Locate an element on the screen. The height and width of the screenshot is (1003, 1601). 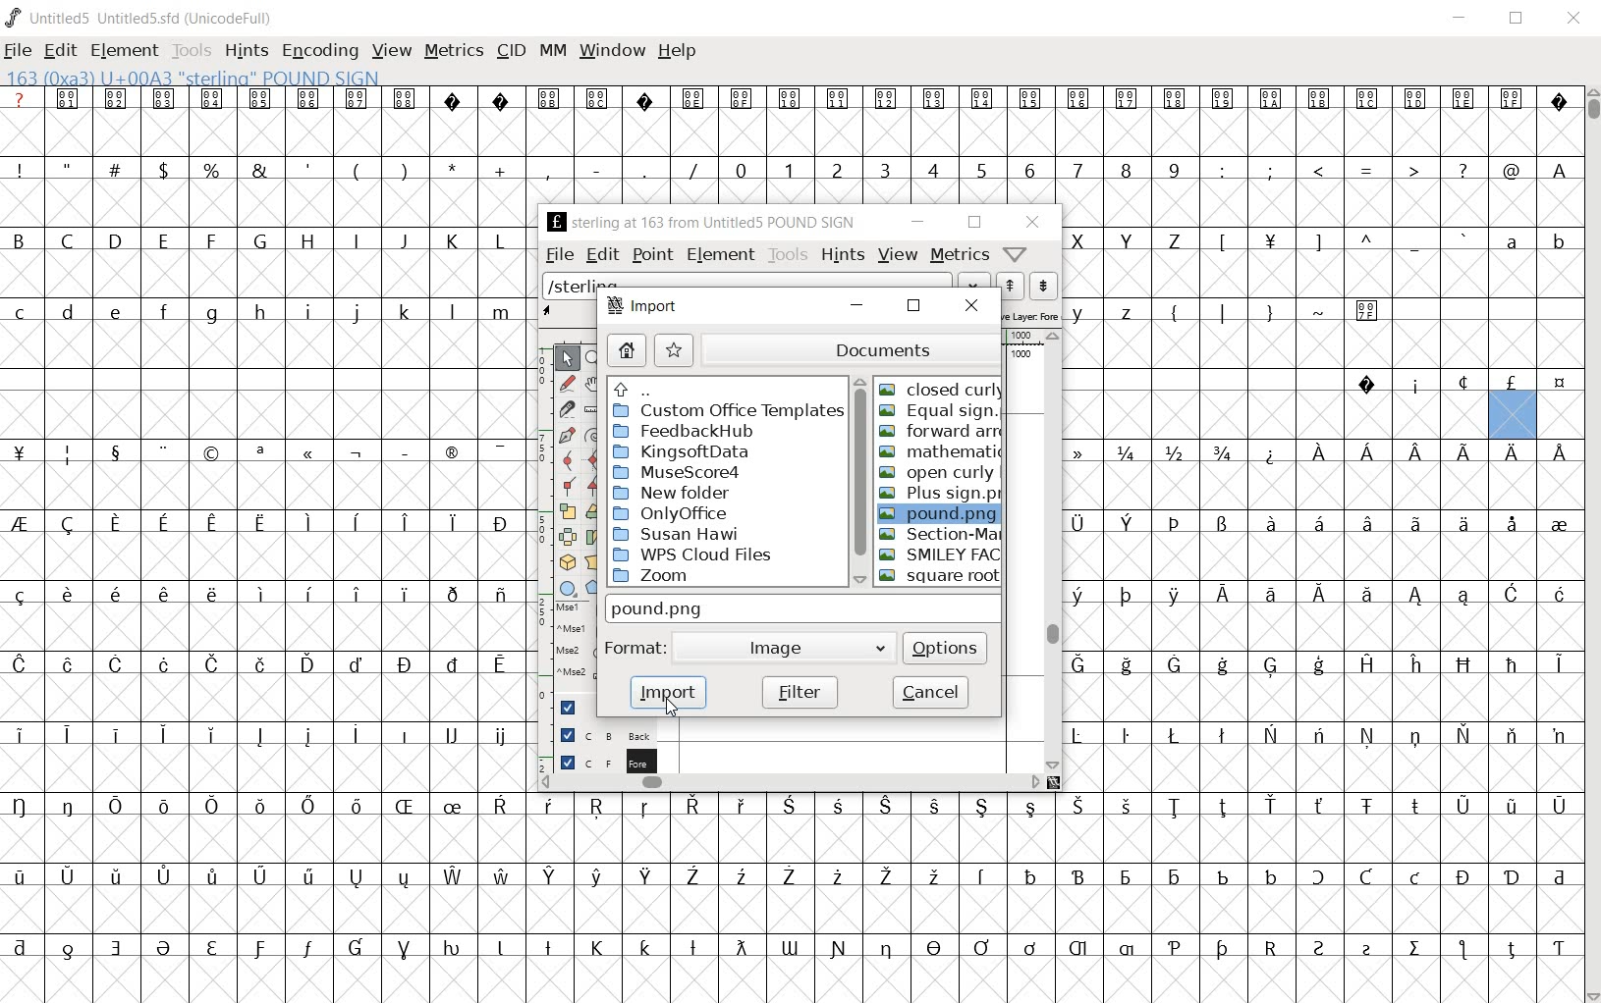
Untitled5 Untitled5.sfd (UnicodeFull) is located at coordinates (153, 21).